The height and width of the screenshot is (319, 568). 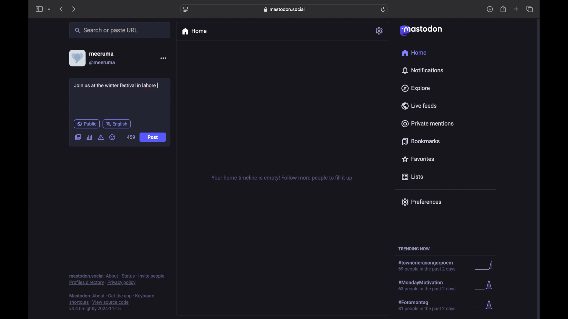 I want to click on private mentions, so click(x=428, y=123).